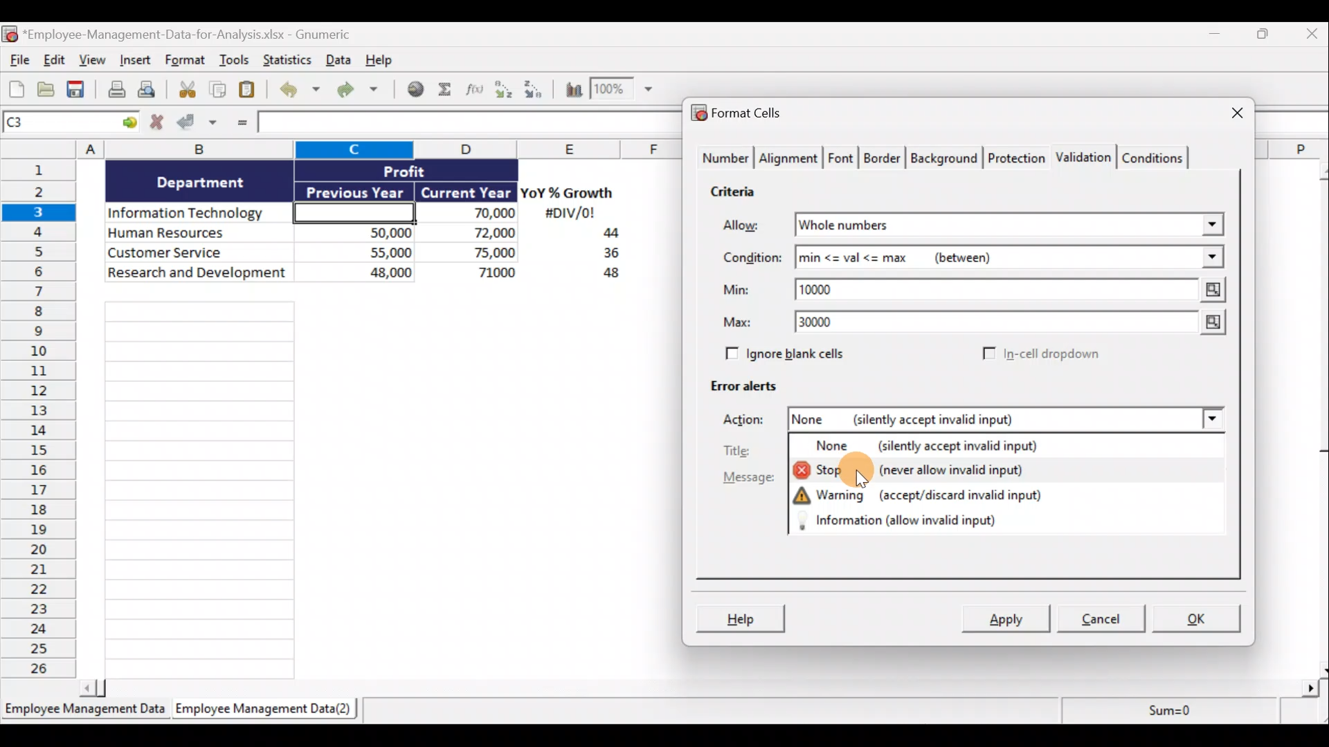  What do you see at coordinates (749, 392) in the screenshot?
I see `Error alerts` at bounding box center [749, 392].